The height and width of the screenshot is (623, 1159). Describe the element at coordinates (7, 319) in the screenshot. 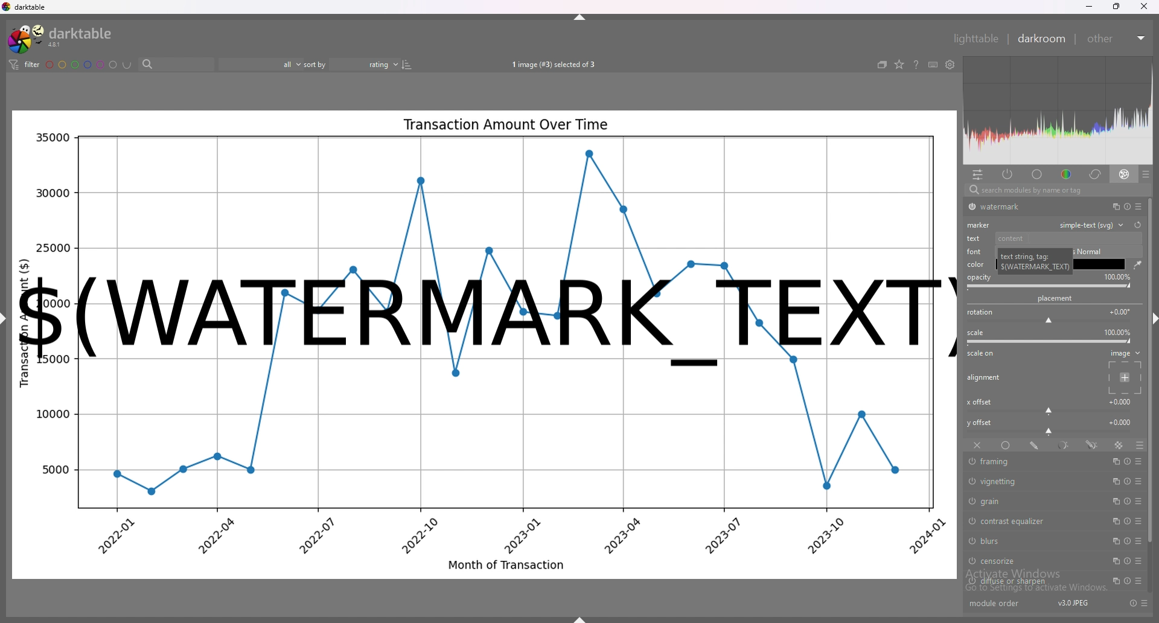

I see `hide` at that location.